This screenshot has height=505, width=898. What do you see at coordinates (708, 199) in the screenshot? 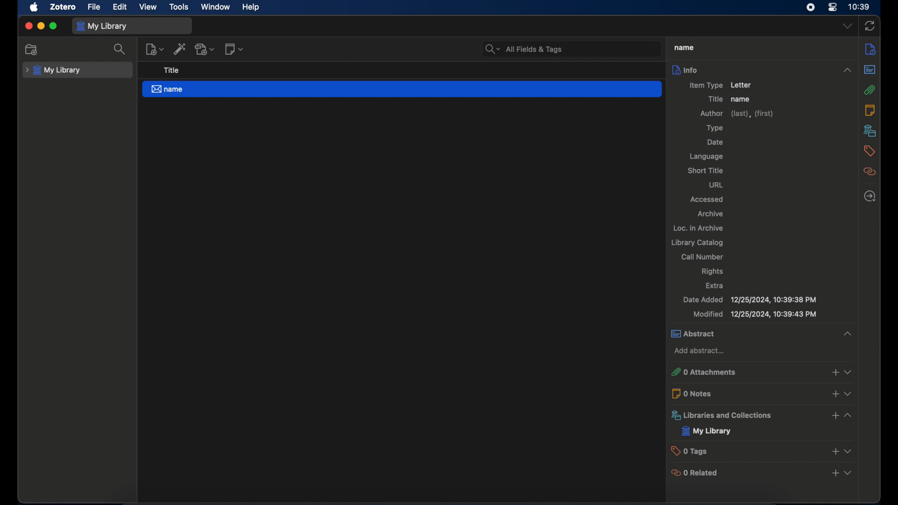
I see `accessed` at bounding box center [708, 199].